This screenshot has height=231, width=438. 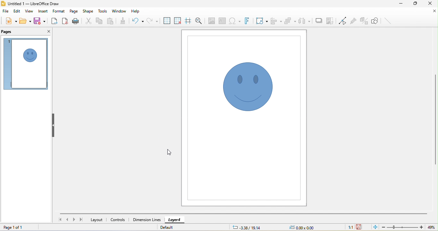 What do you see at coordinates (291, 21) in the screenshot?
I see `arrange` at bounding box center [291, 21].